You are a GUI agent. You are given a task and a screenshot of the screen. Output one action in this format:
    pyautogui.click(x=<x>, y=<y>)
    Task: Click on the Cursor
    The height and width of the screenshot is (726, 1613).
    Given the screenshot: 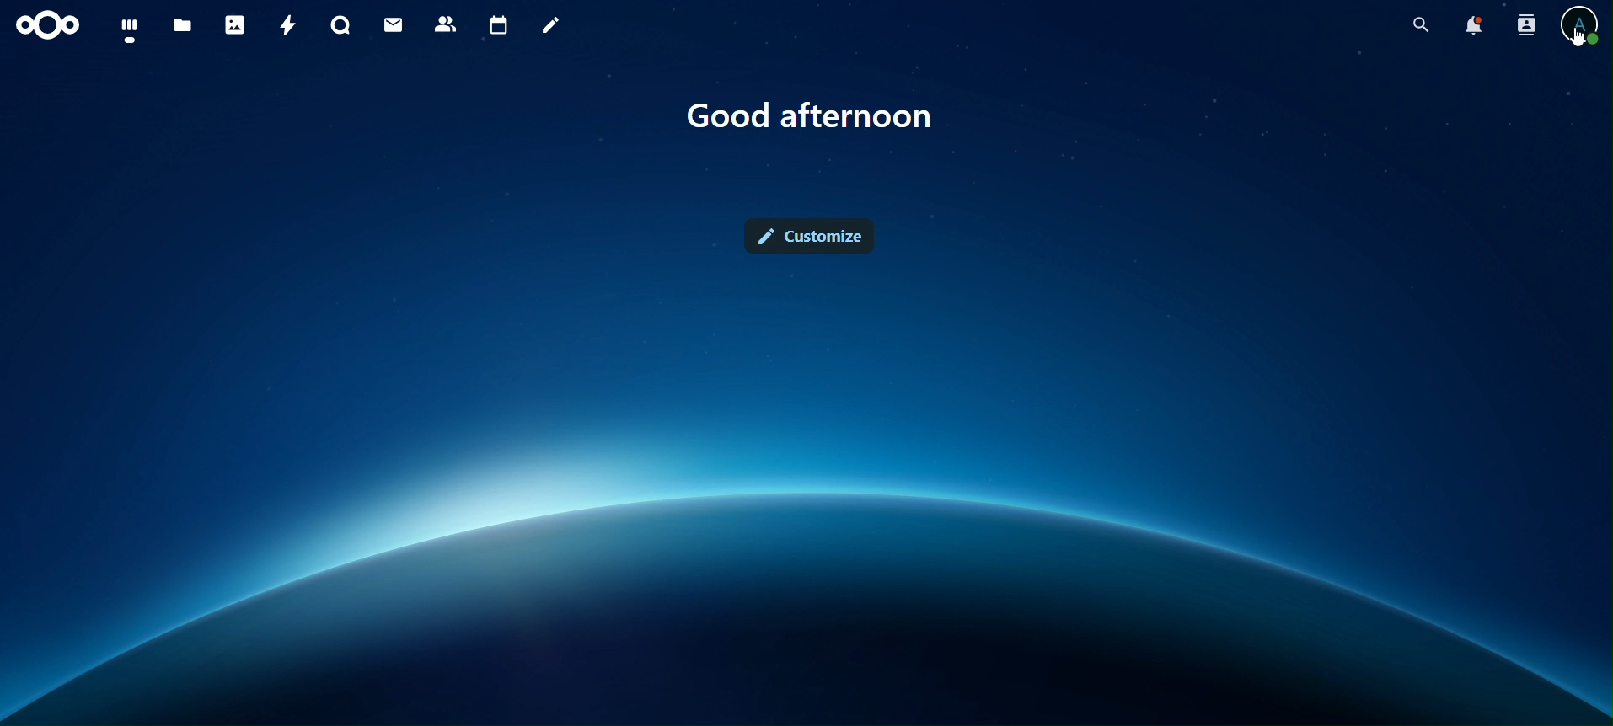 What is the action you would take?
    pyautogui.click(x=1577, y=41)
    